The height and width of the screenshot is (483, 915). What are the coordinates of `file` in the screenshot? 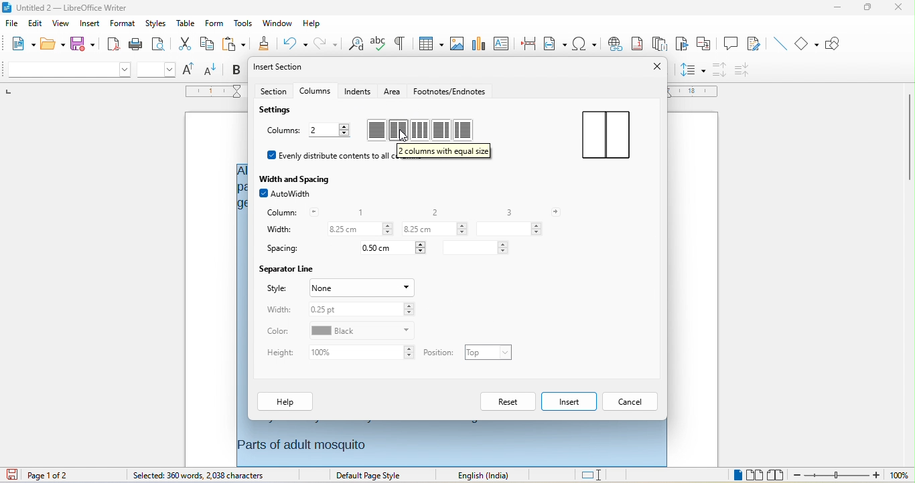 It's located at (11, 24).